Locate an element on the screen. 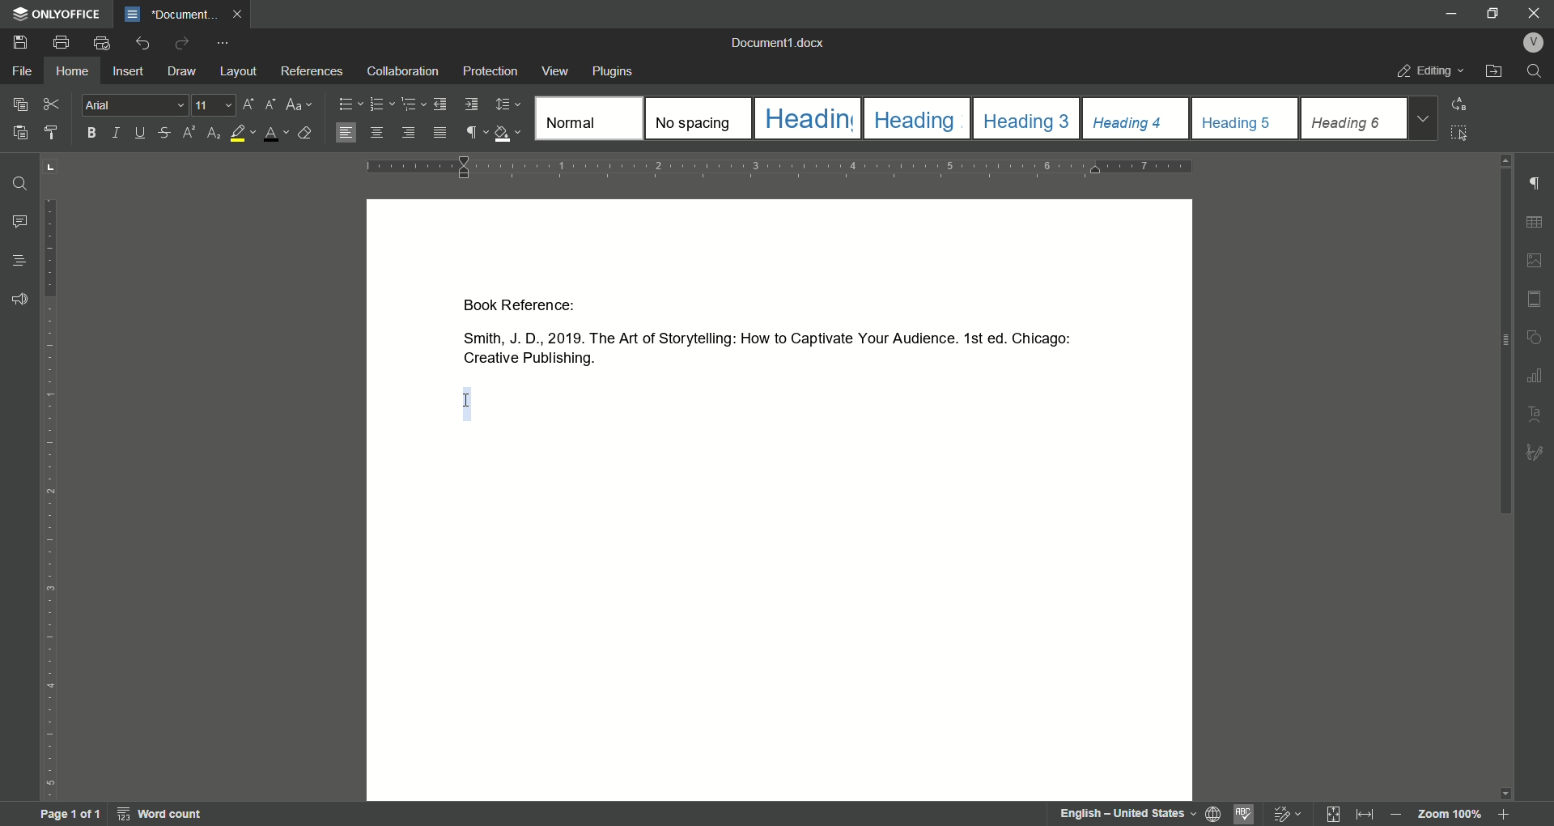 The width and height of the screenshot is (1554, 826). superscript is located at coordinates (187, 134).